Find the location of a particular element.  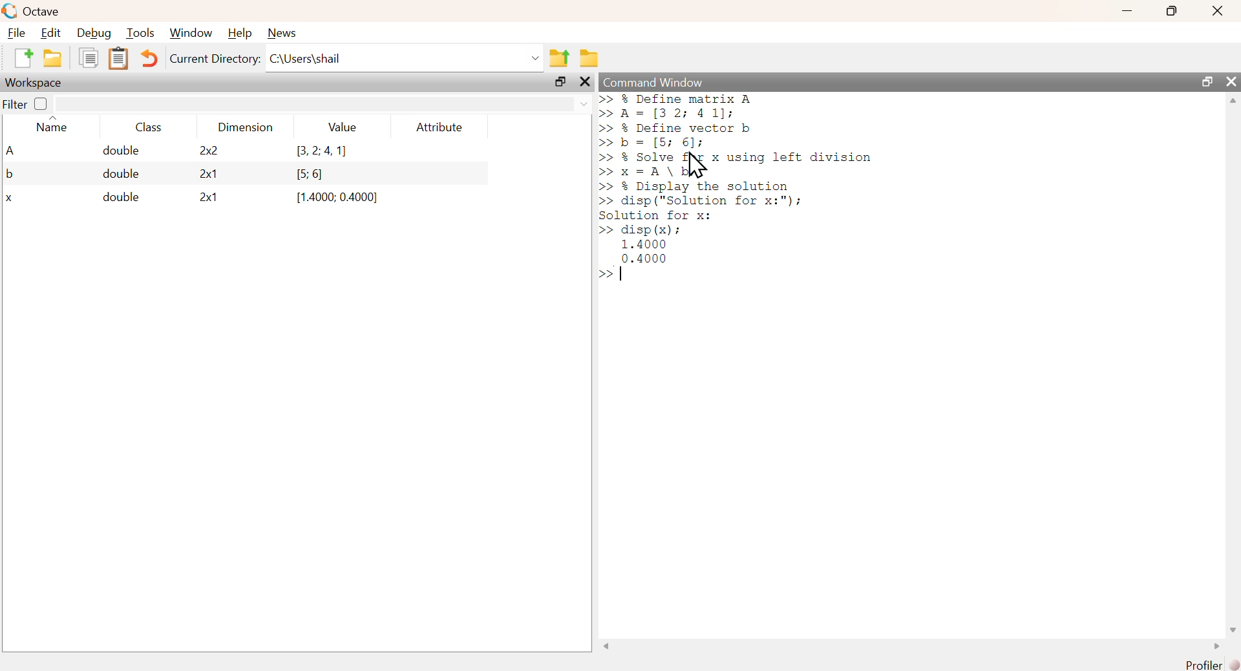

close is located at coordinates (1231, 81).